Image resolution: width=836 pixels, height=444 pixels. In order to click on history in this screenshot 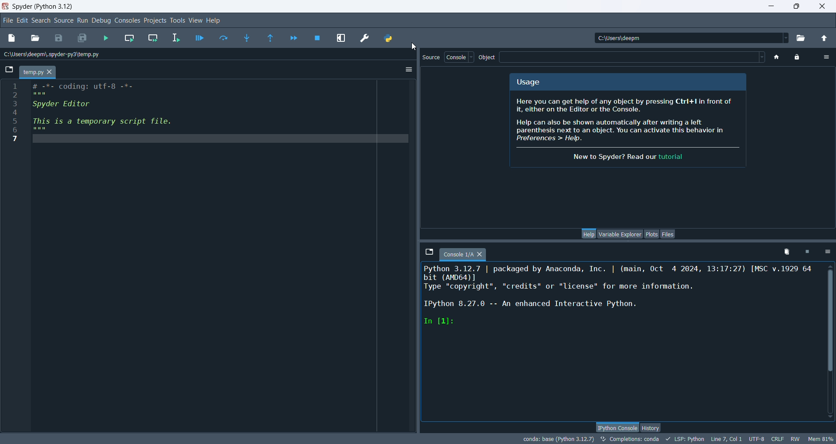, I will do `click(650, 427)`.